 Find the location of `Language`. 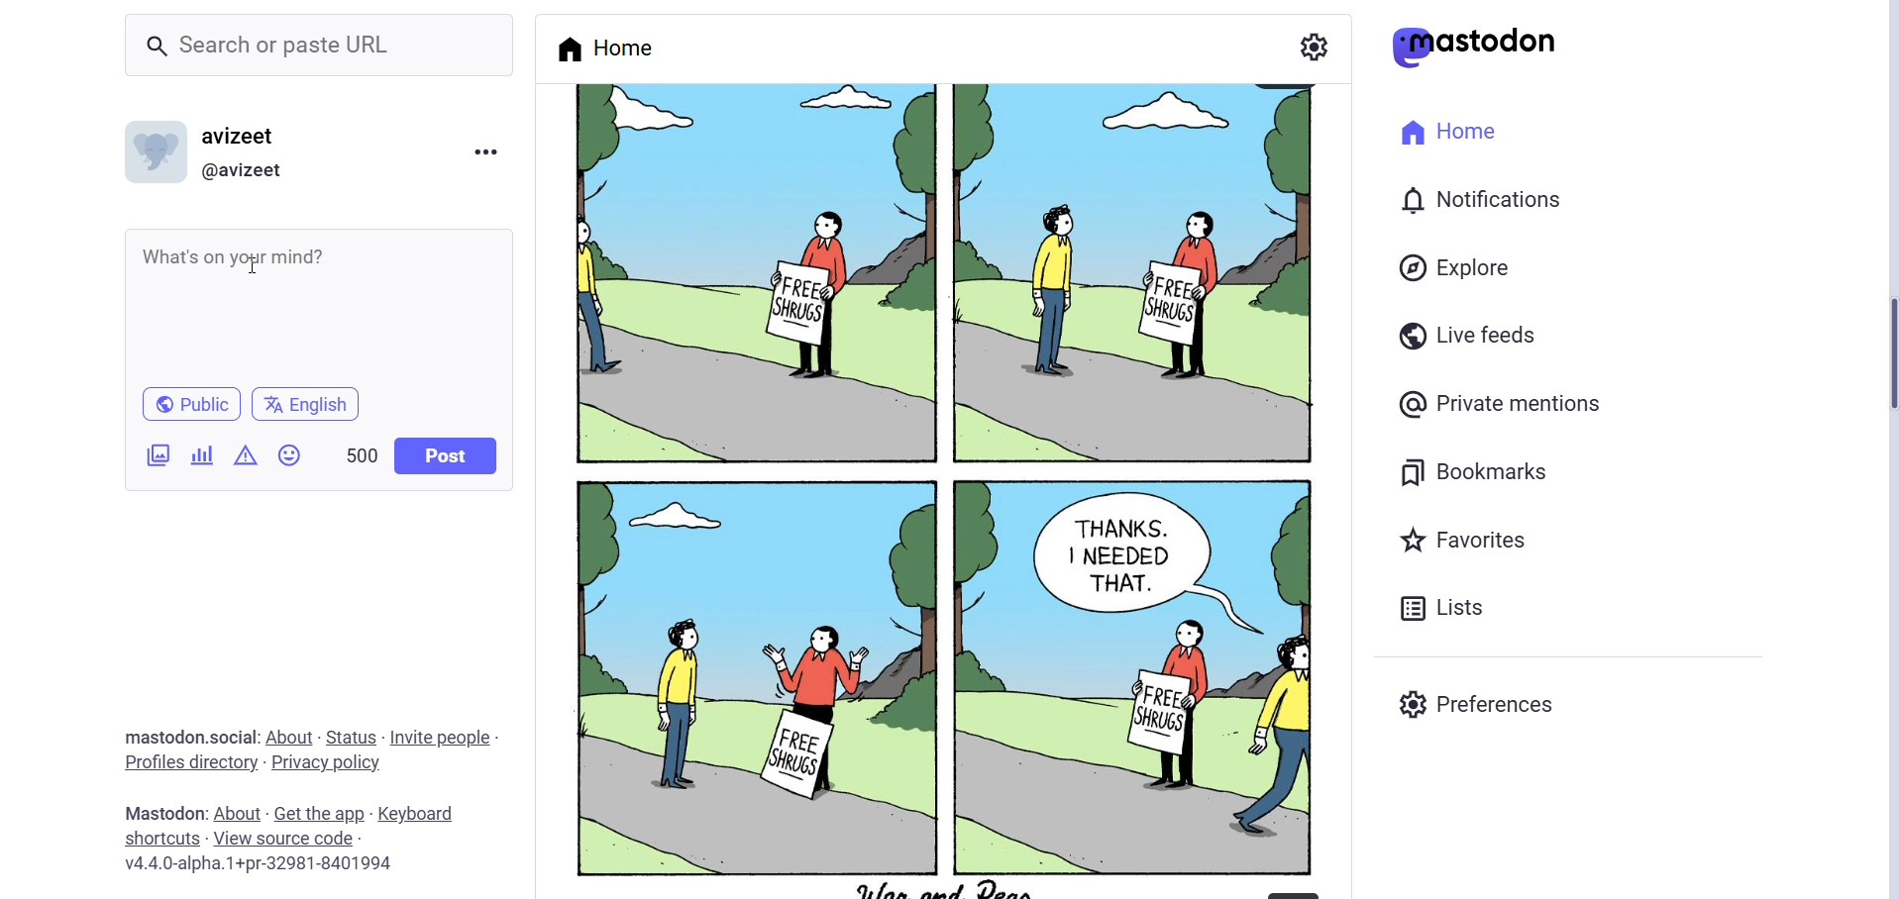

Language is located at coordinates (307, 403).